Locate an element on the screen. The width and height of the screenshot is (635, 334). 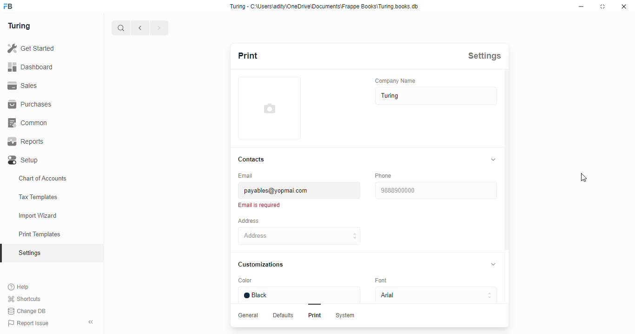
Print is located at coordinates (259, 55).